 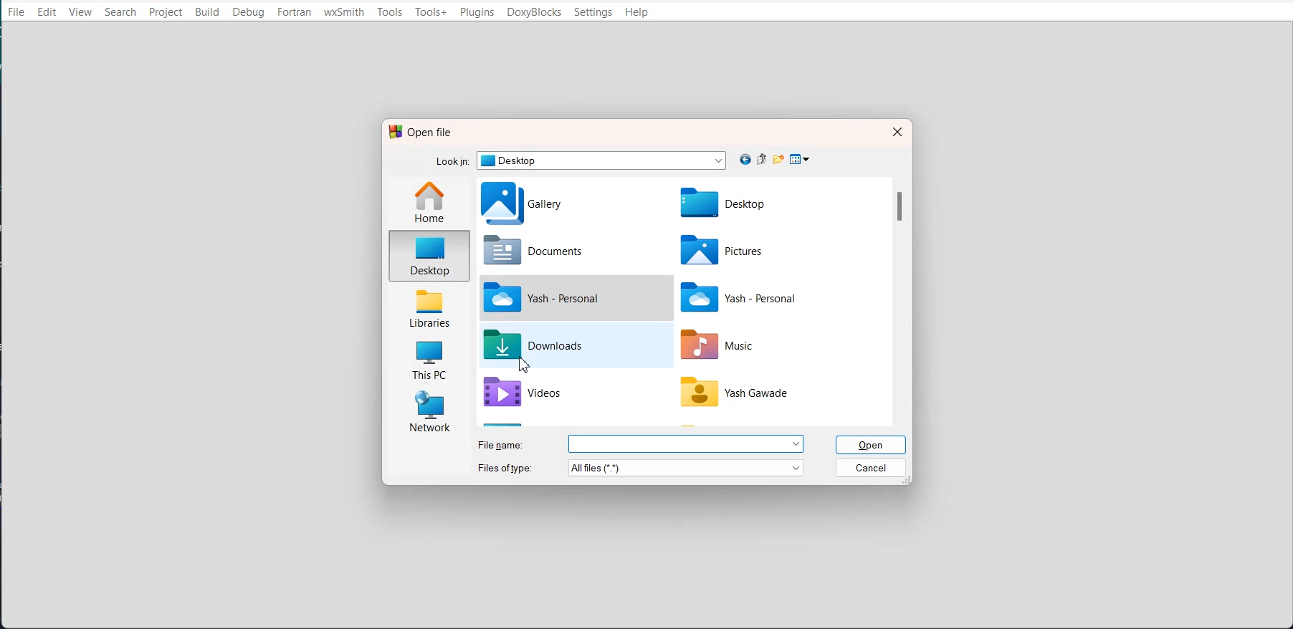 What do you see at coordinates (431, 201) in the screenshot?
I see `Home` at bounding box center [431, 201].